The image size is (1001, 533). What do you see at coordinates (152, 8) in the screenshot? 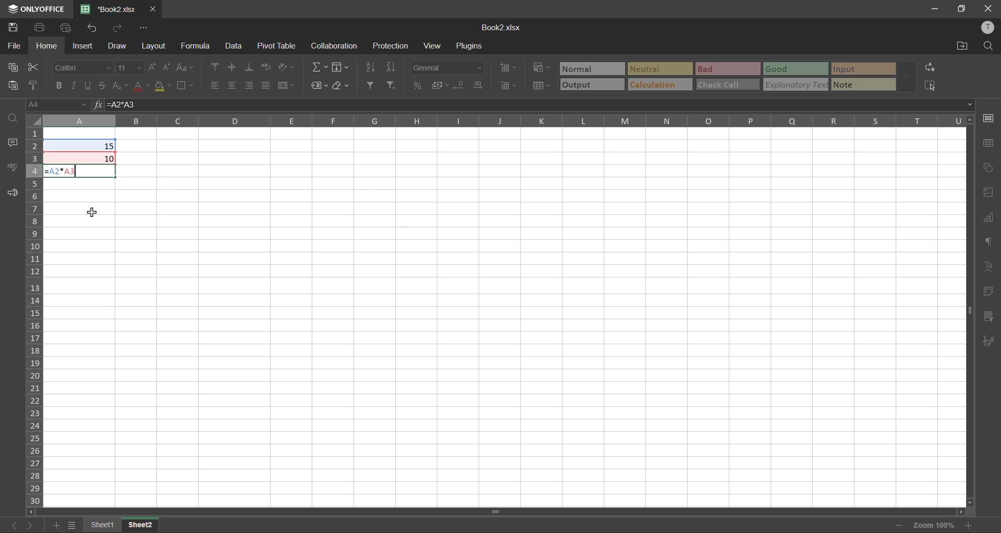
I see `close tab` at bounding box center [152, 8].